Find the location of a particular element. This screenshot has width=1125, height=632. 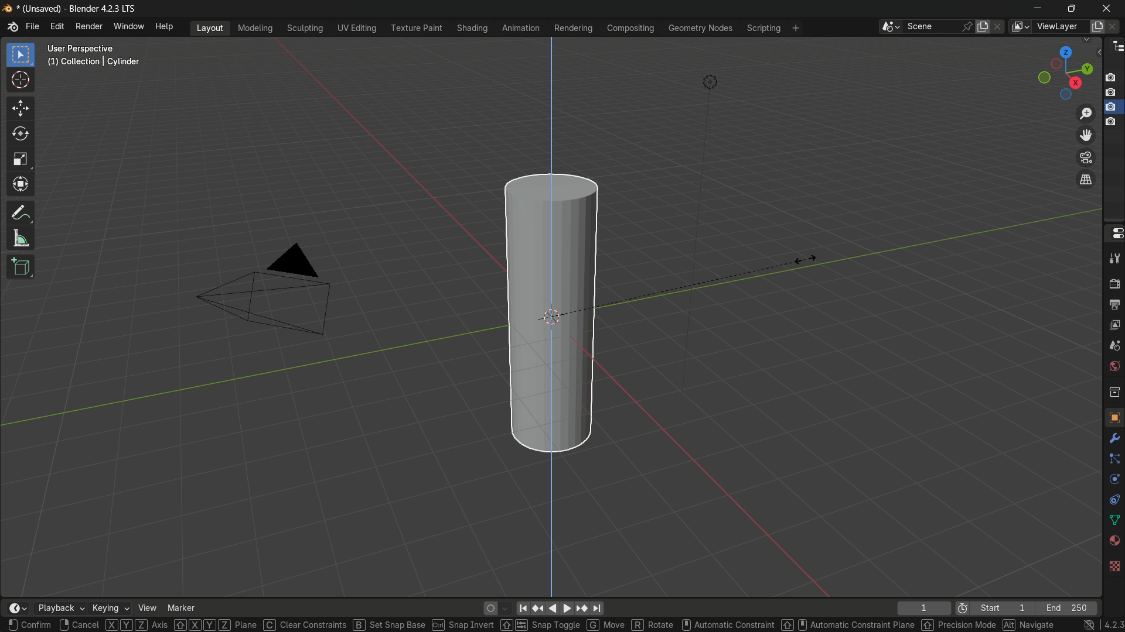

tools is located at coordinates (1113, 260).